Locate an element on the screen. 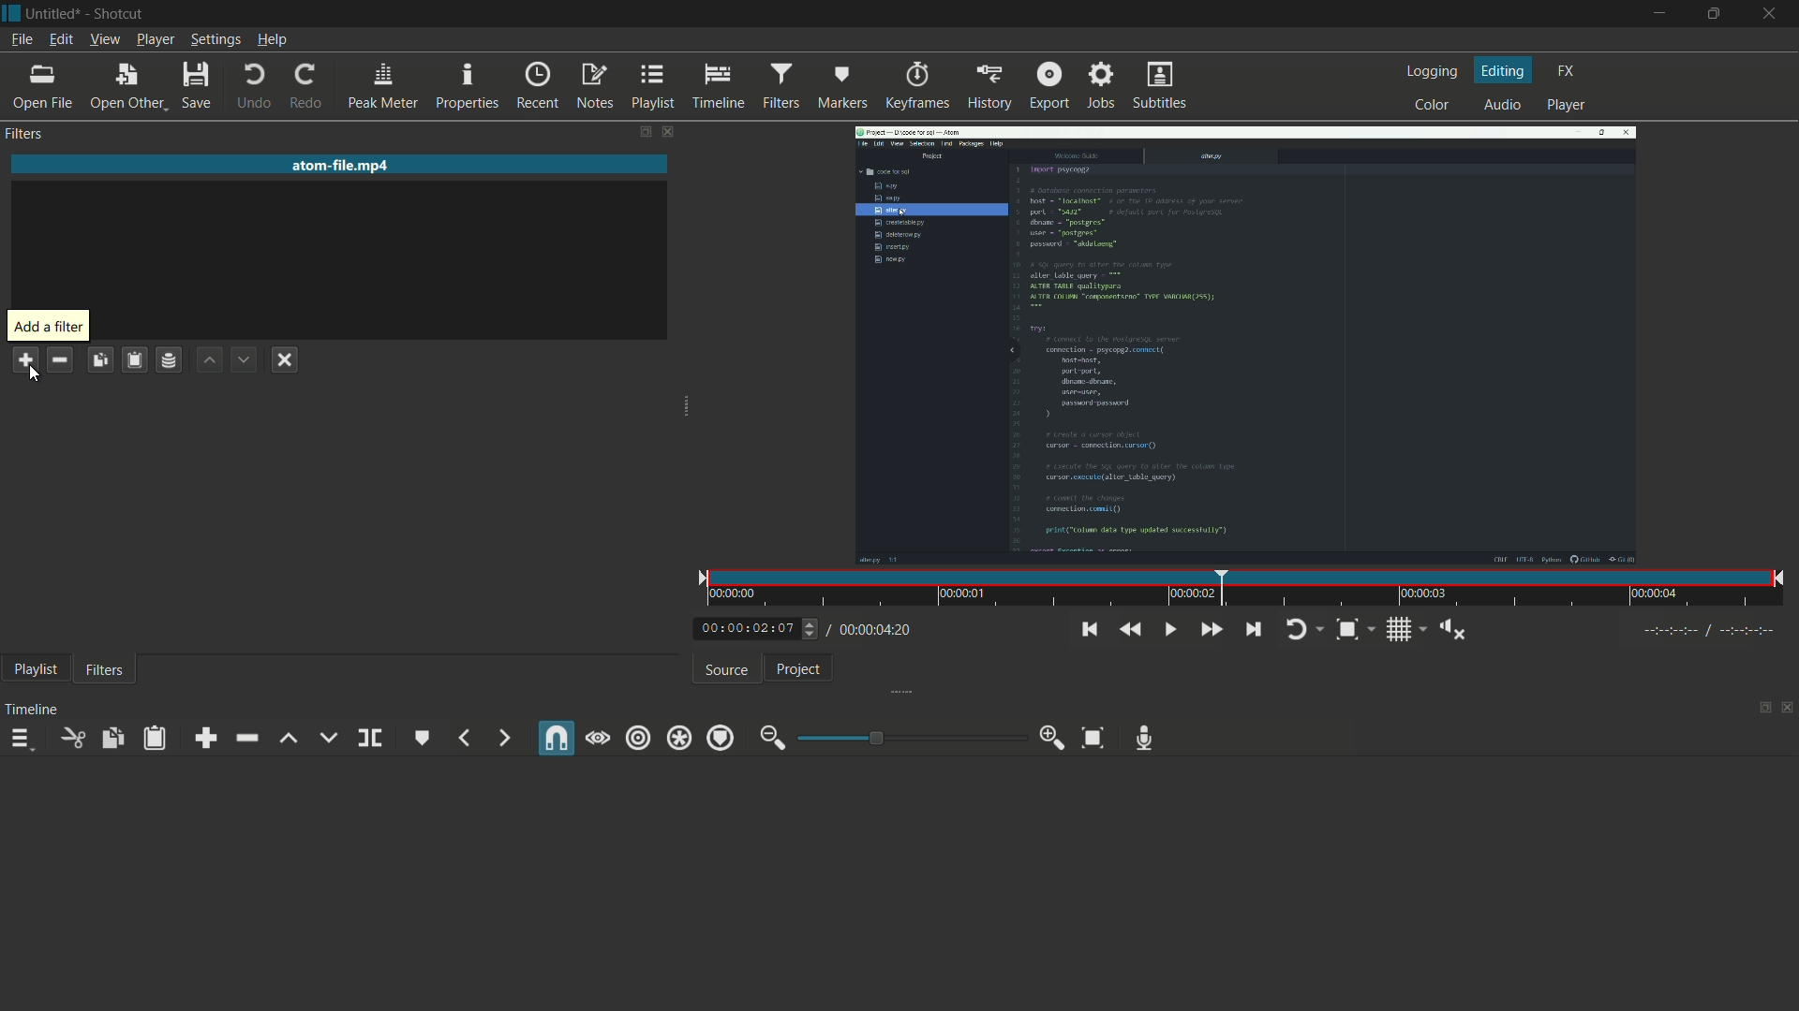 Image resolution: width=1799 pixels, height=1011 pixels. save filter set is located at coordinates (168, 361).